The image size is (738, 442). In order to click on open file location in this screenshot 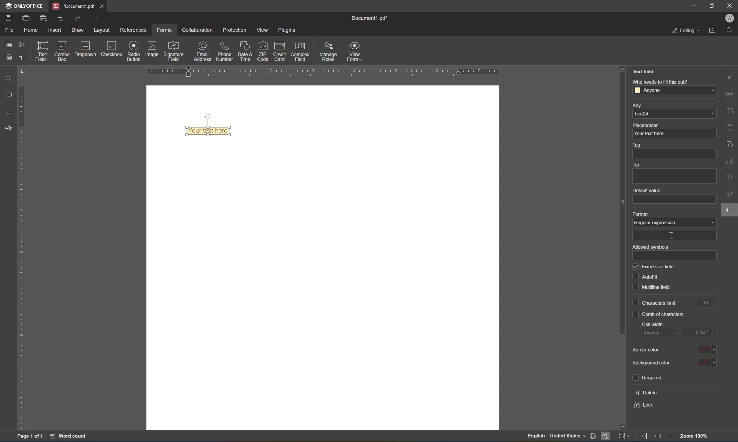, I will do `click(714, 30)`.